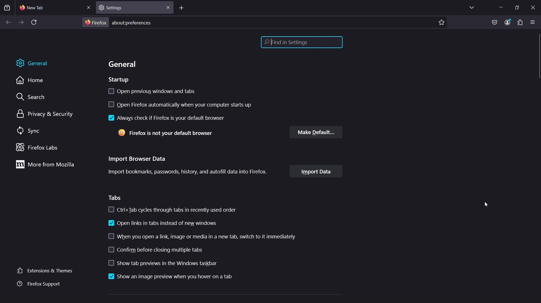  I want to click on Make Default, so click(316, 132).